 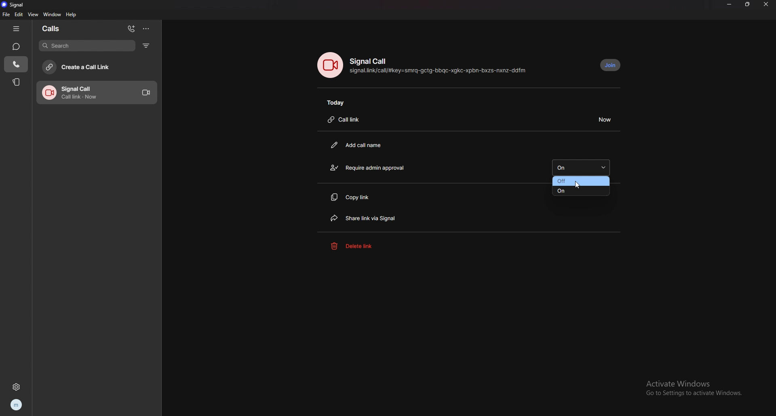 I want to click on options, so click(x=145, y=29).